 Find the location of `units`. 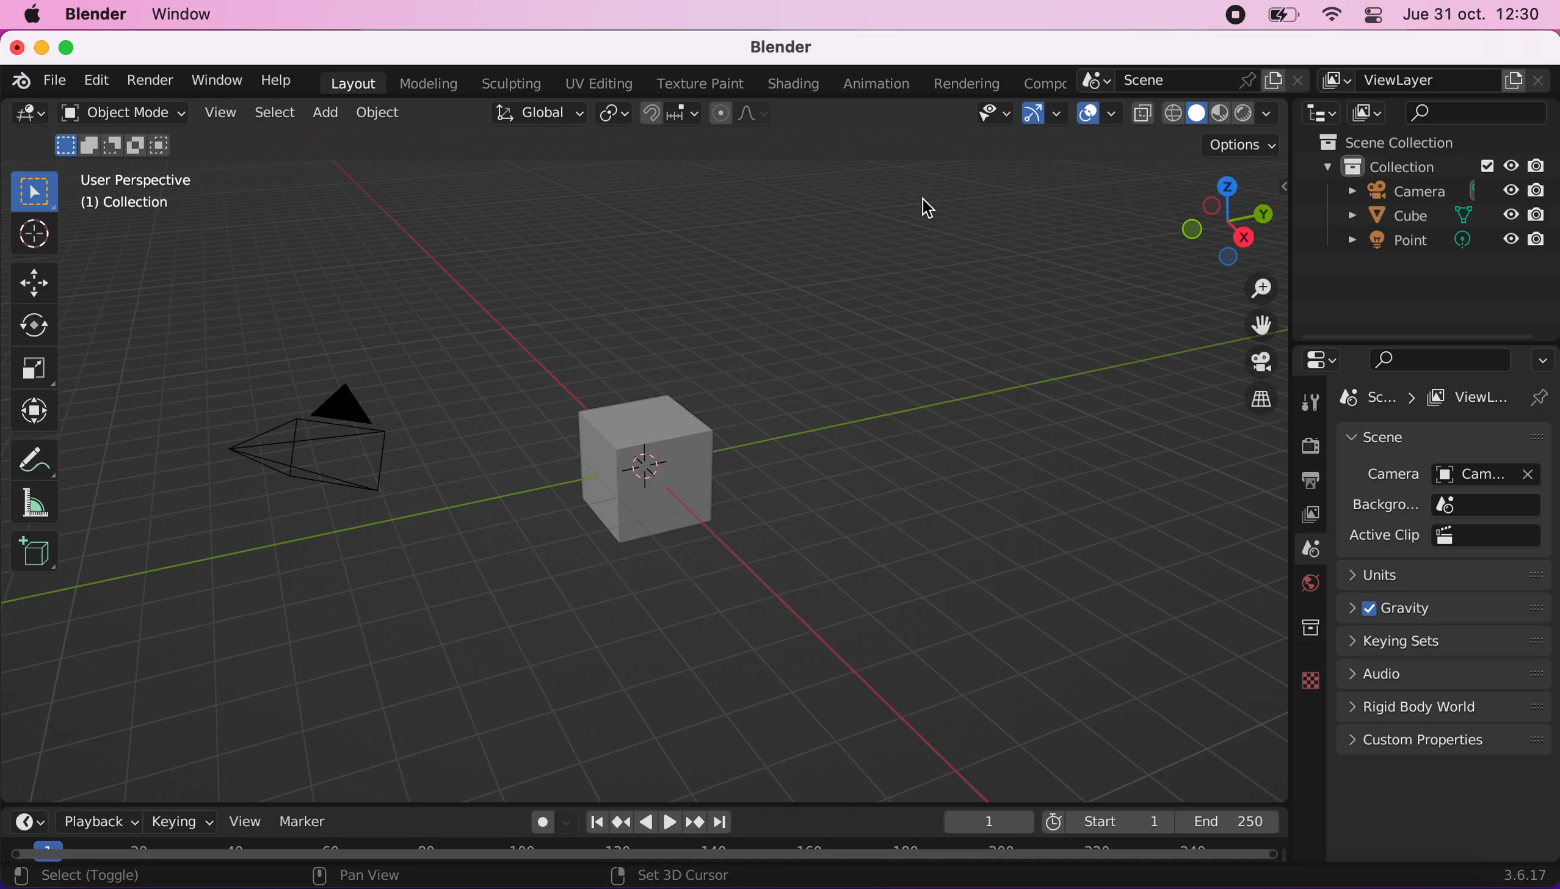

units is located at coordinates (1448, 577).